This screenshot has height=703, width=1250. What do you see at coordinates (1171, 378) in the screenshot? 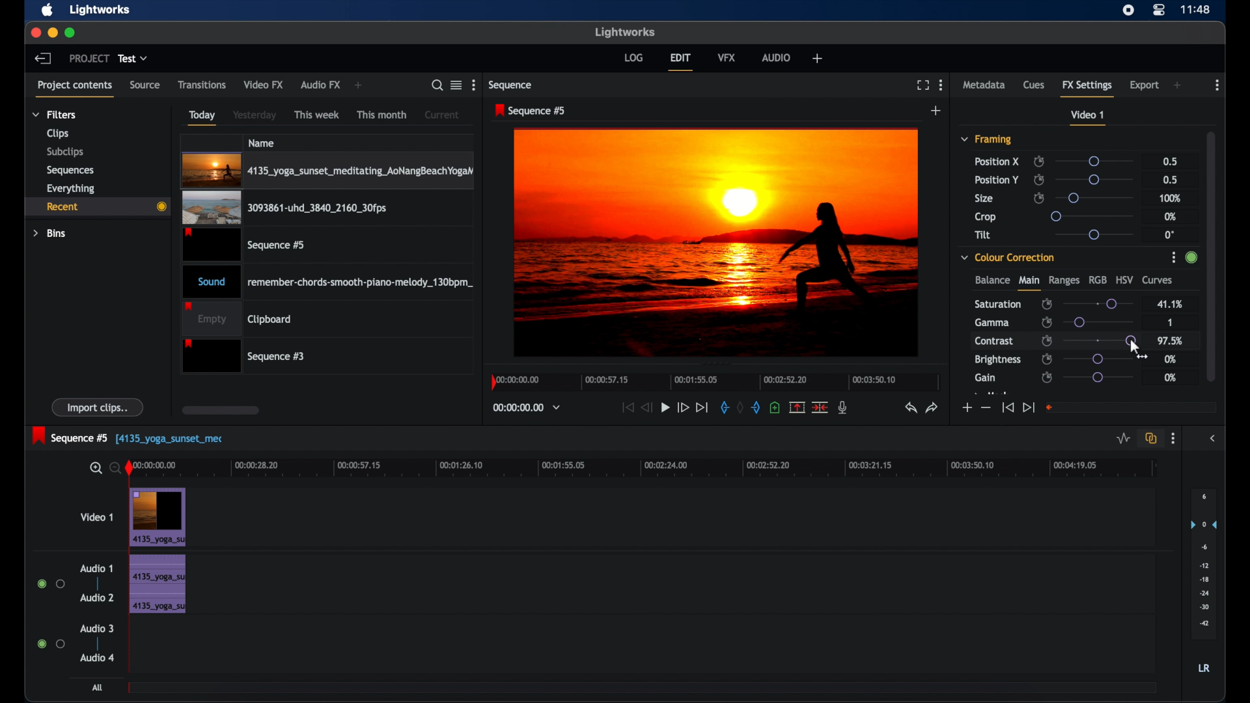
I see `0%` at bounding box center [1171, 378].